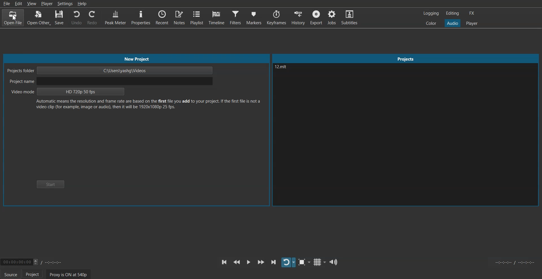  Describe the element at coordinates (254, 17) in the screenshot. I see `Markers` at that location.